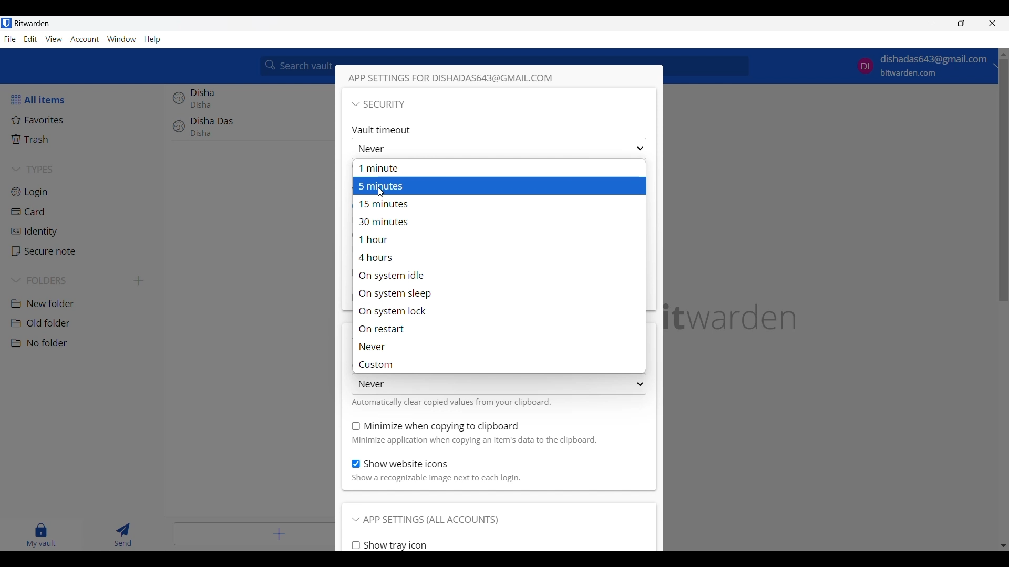 The height and width of the screenshot is (567, 1009). I want to click on  account options, so click(923, 66).